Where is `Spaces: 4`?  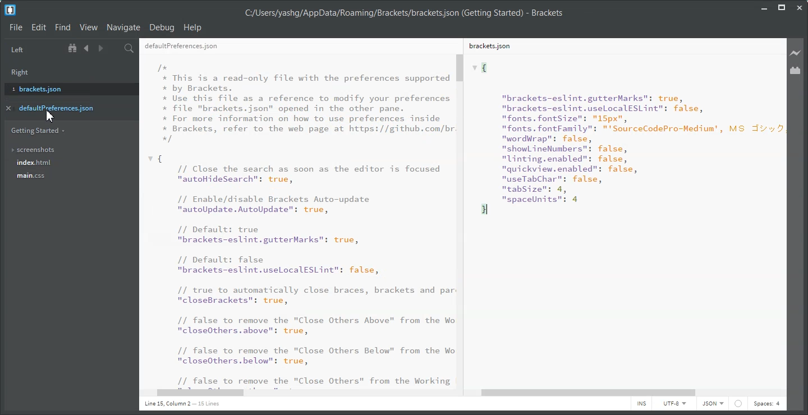 Spaces: 4 is located at coordinates (766, 404).